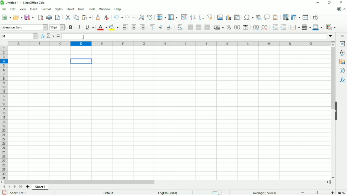 This screenshot has width=347, height=195. What do you see at coordinates (184, 17) in the screenshot?
I see `Sort` at bounding box center [184, 17].